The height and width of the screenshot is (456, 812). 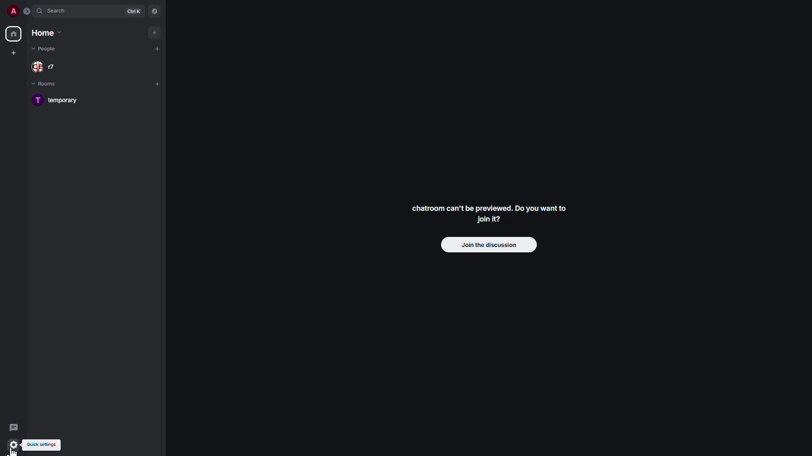 What do you see at coordinates (158, 48) in the screenshot?
I see `add` at bounding box center [158, 48].